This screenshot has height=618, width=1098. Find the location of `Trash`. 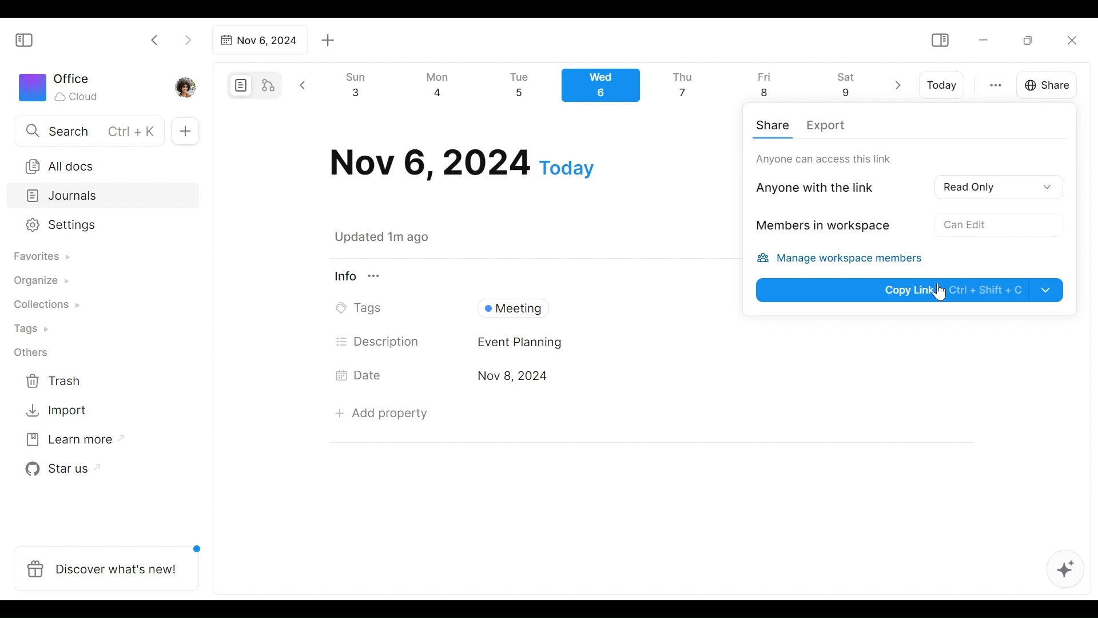

Trash is located at coordinates (54, 381).